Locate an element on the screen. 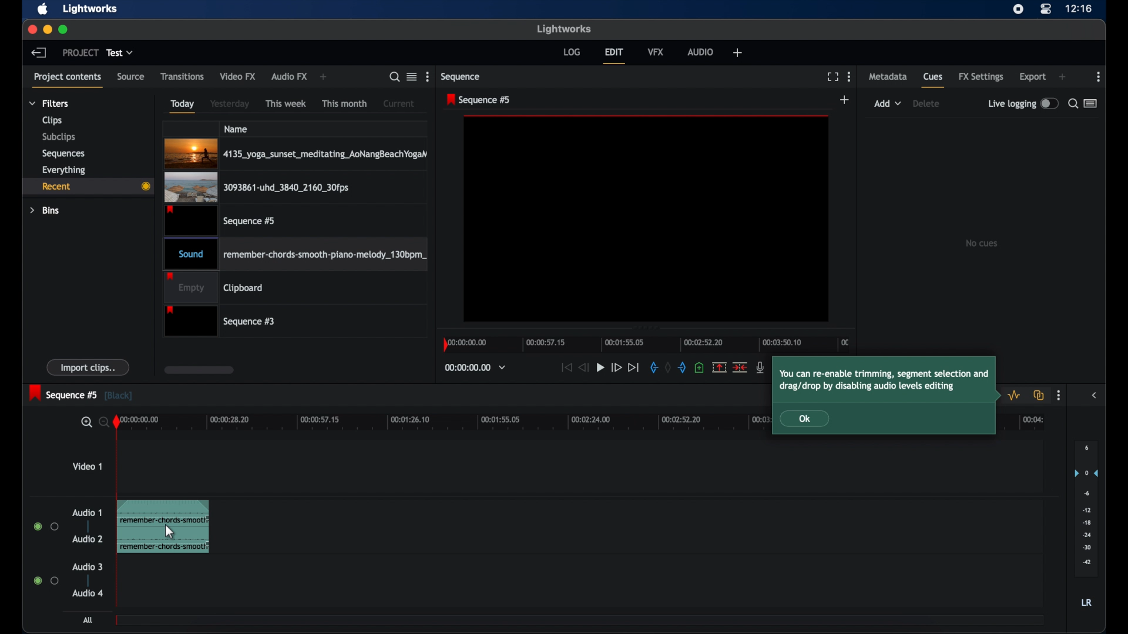 The height and width of the screenshot is (634, 1128). log is located at coordinates (572, 52).